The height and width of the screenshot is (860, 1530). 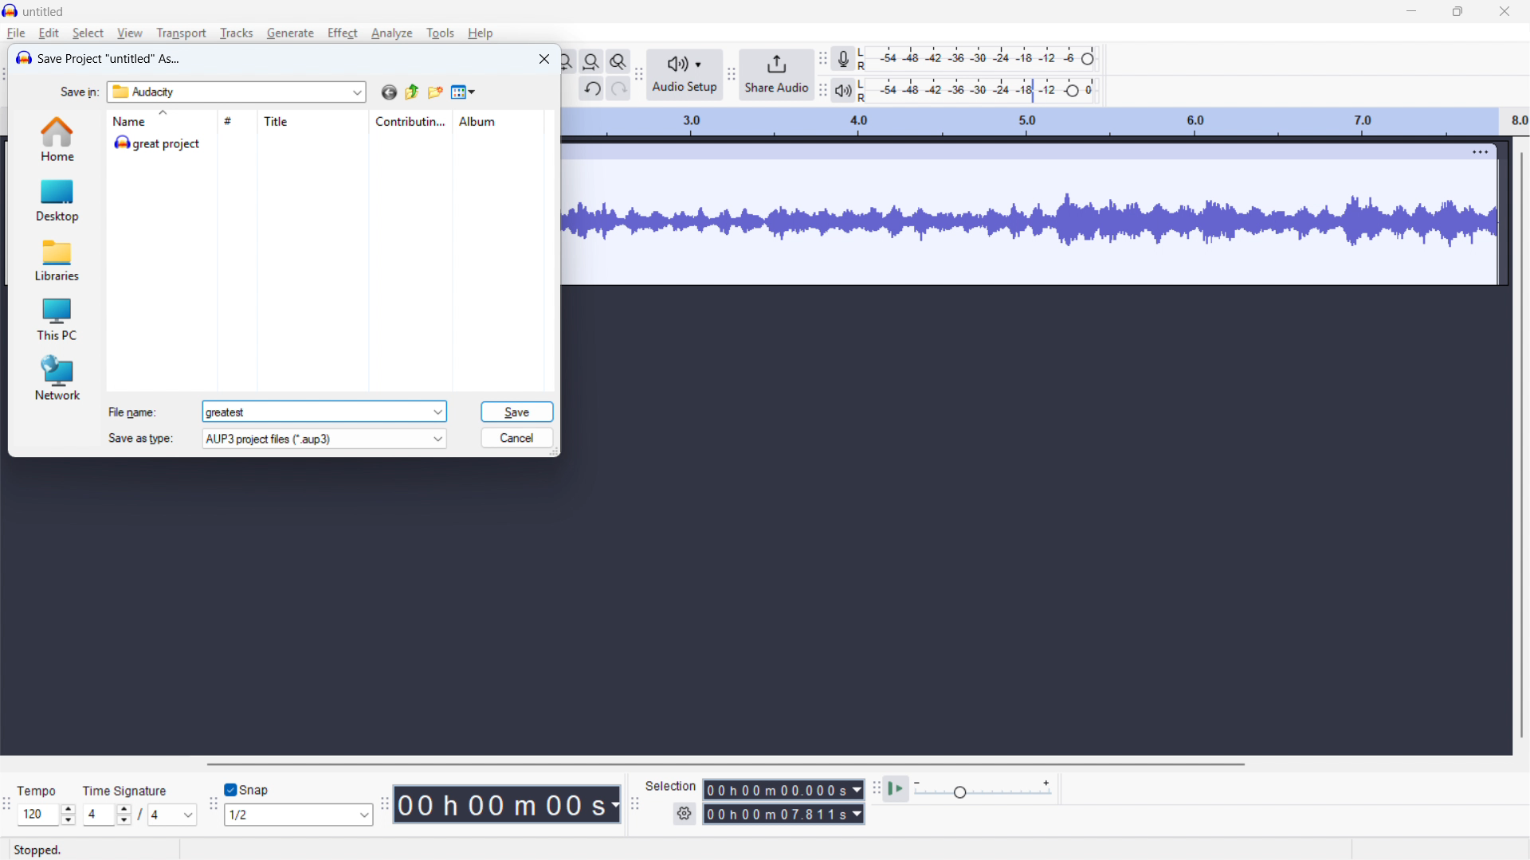 What do you see at coordinates (640, 76) in the screenshot?
I see `audio setup toolbar` at bounding box center [640, 76].